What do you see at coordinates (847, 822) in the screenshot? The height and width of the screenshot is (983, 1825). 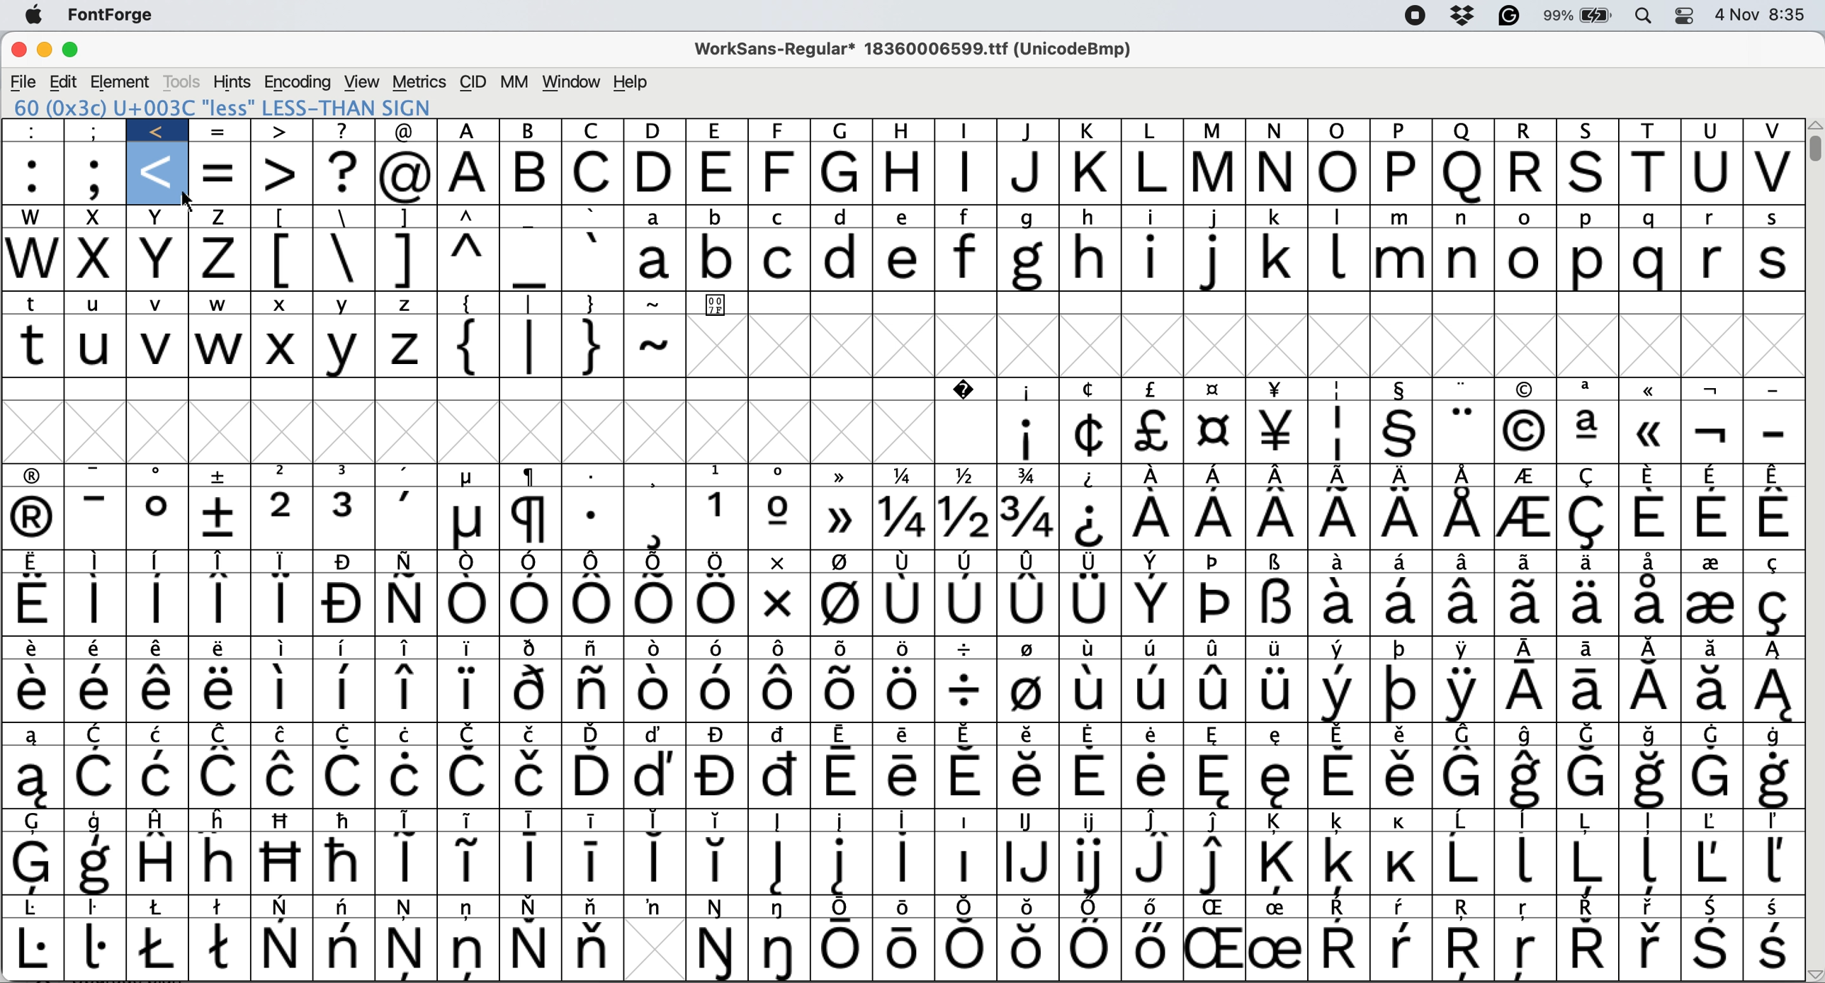 I see `Symbol` at bounding box center [847, 822].